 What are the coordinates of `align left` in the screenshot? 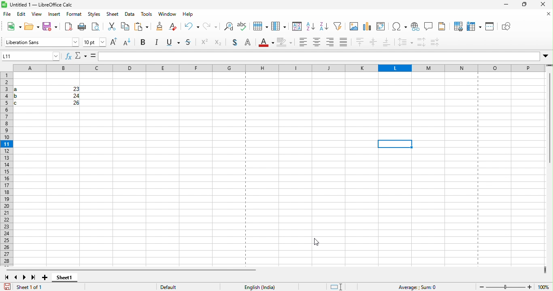 It's located at (303, 43).